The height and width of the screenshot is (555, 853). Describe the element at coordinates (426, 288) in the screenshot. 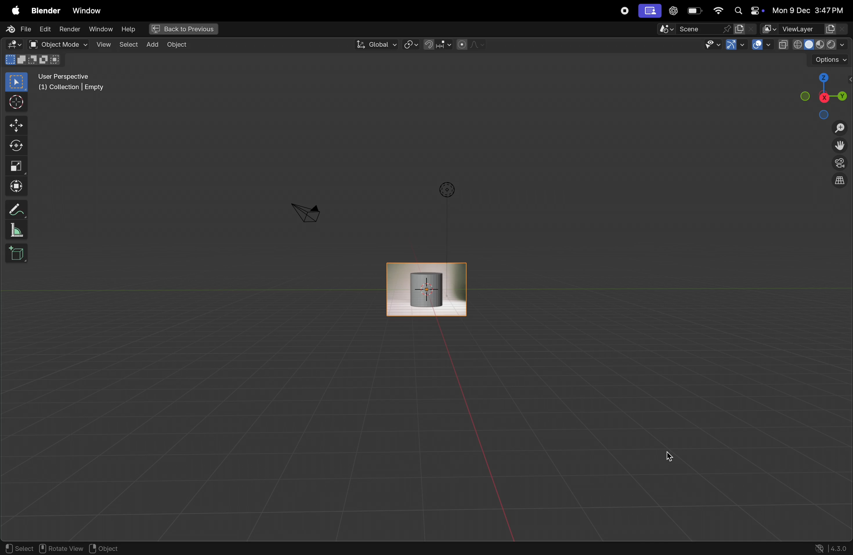

I see `cylinder with background image` at that location.